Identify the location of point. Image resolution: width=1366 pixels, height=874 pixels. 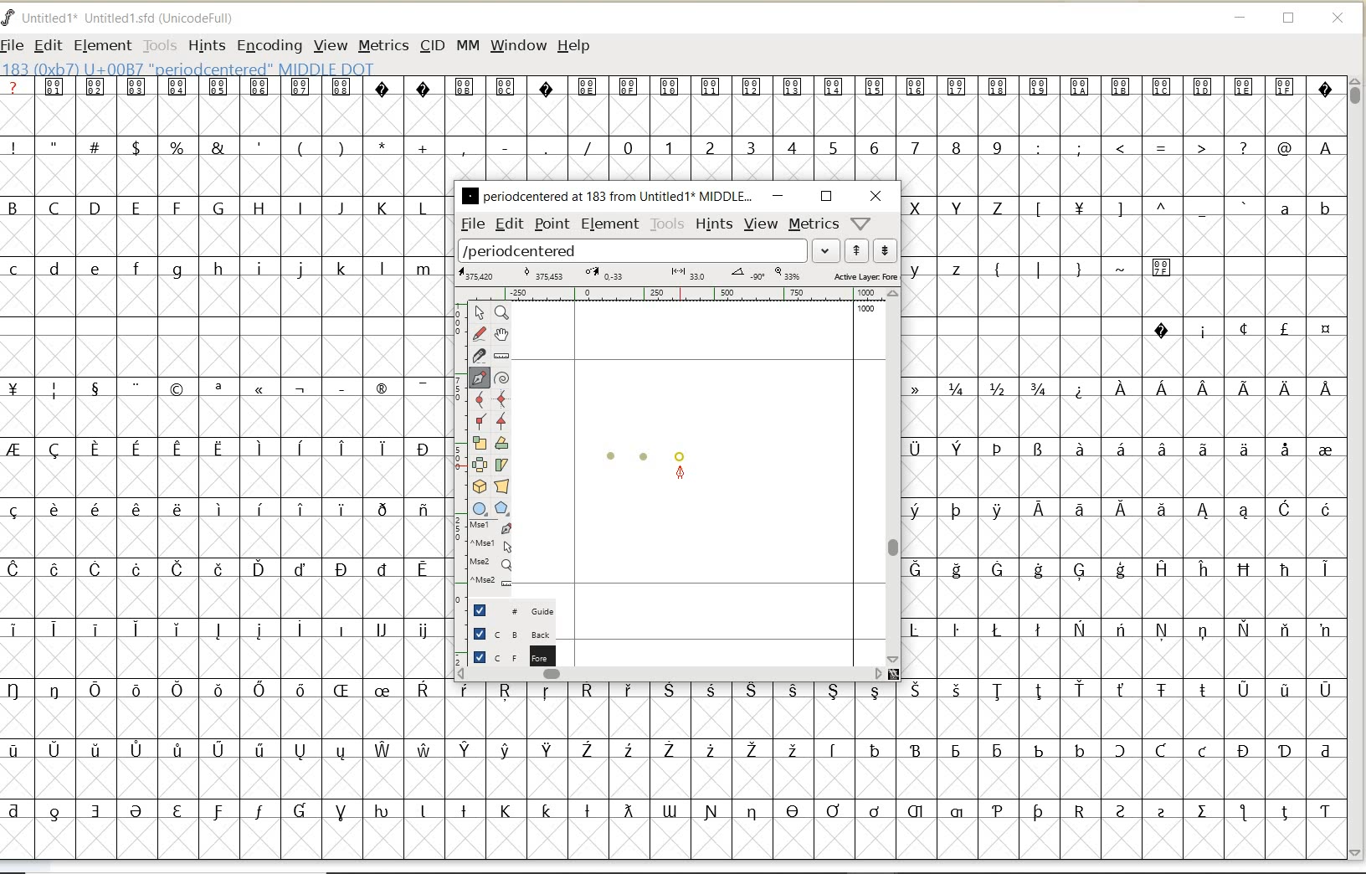
(552, 225).